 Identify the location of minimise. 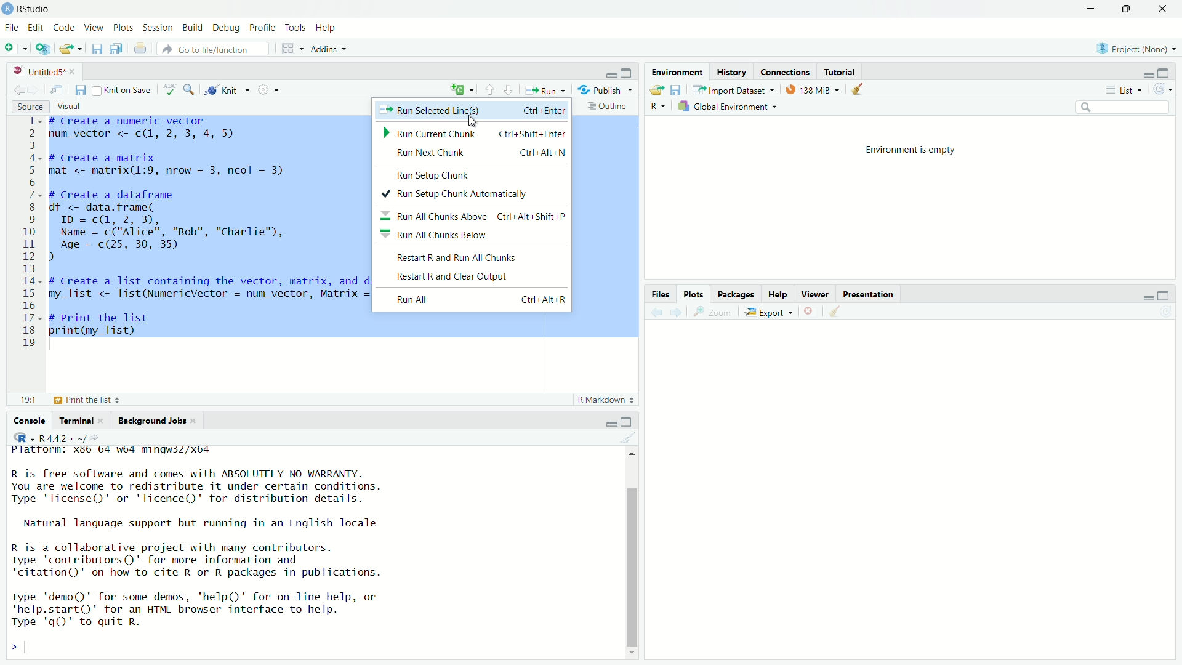
(609, 421).